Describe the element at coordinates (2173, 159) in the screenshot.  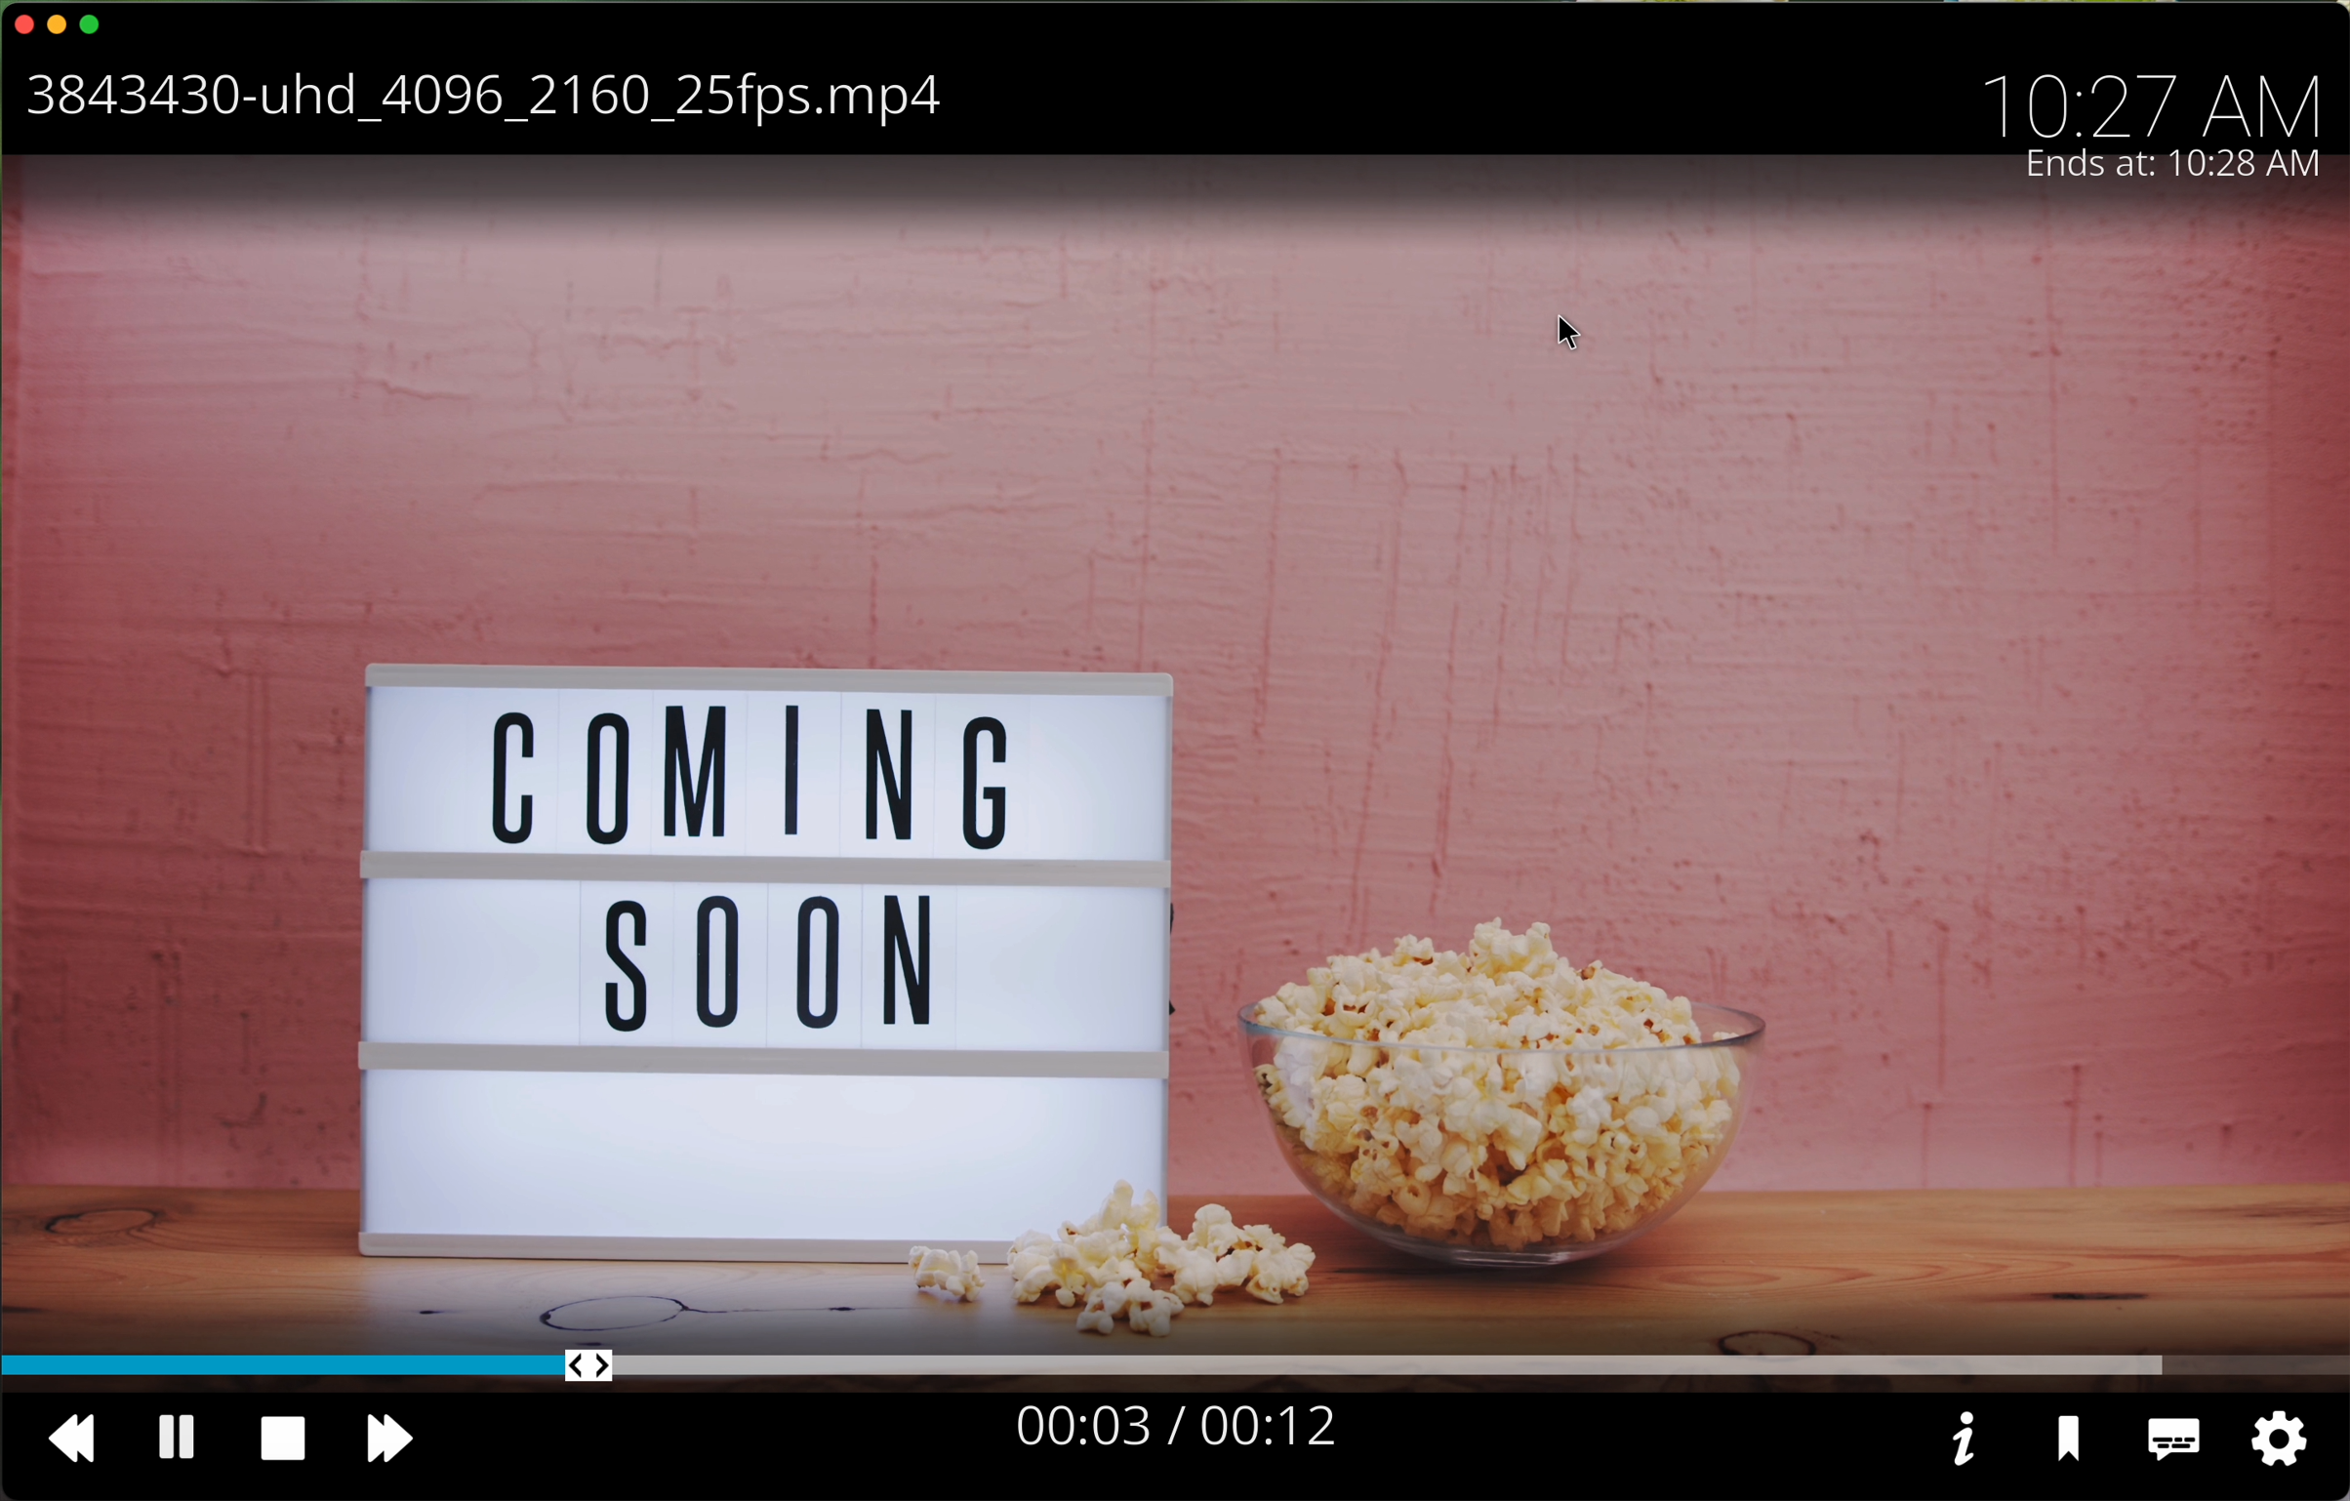
I see `ends at 10:27 AM` at that location.